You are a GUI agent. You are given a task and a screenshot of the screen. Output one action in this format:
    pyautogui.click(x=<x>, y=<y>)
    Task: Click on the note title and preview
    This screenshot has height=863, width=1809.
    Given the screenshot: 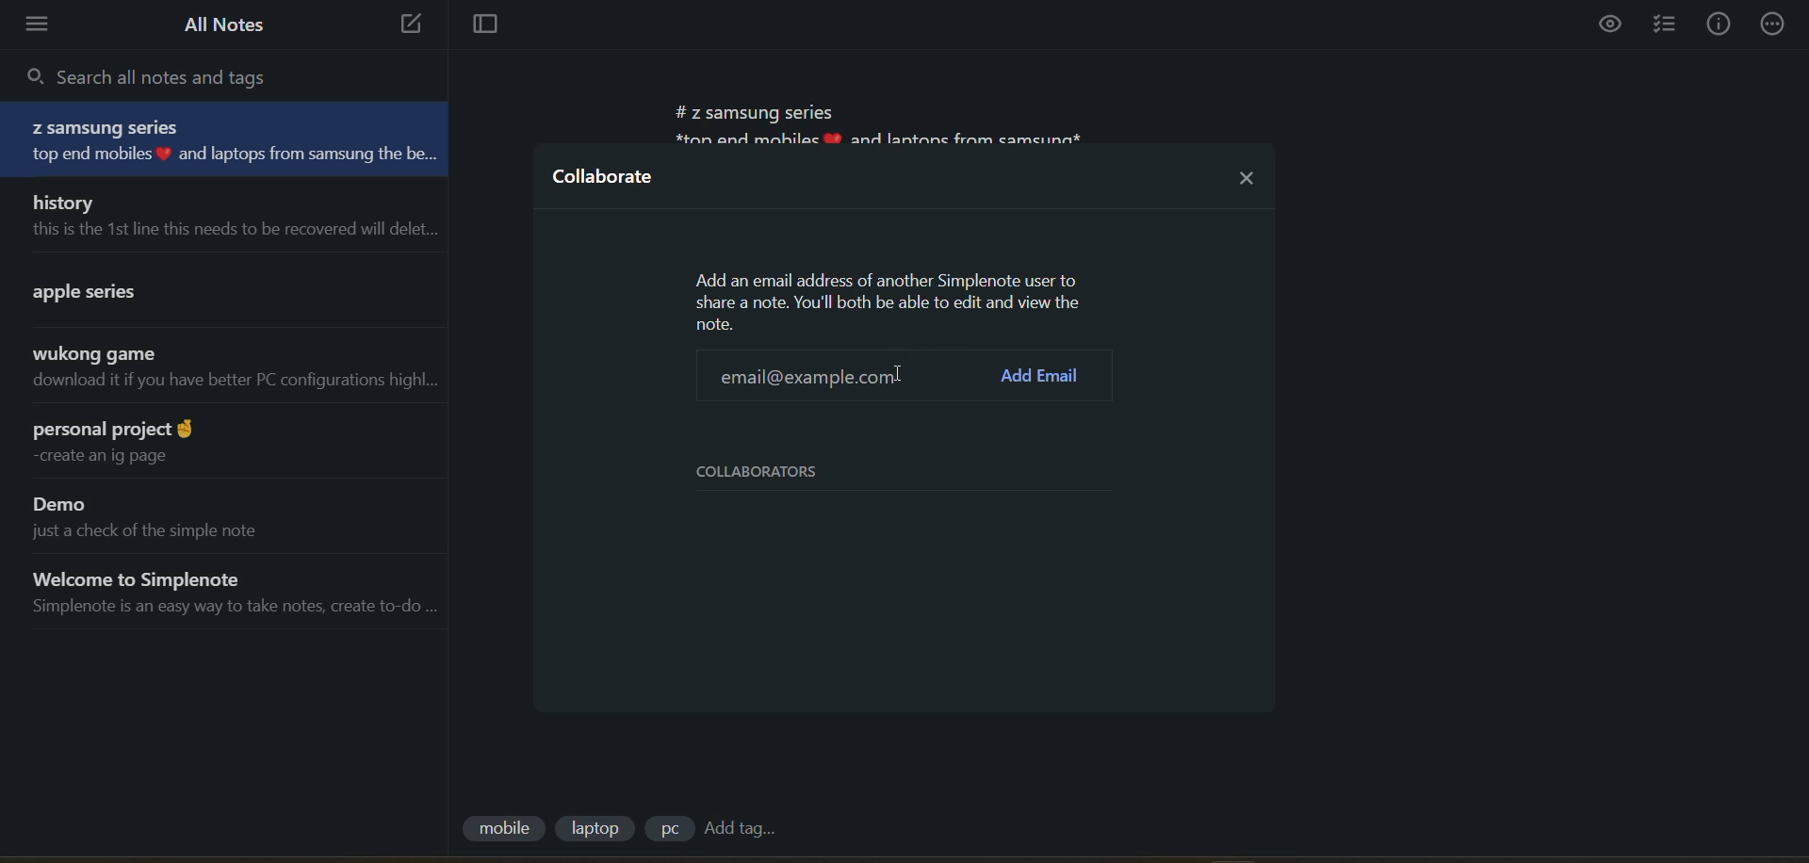 What is the action you would take?
    pyautogui.click(x=215, y=514)
    